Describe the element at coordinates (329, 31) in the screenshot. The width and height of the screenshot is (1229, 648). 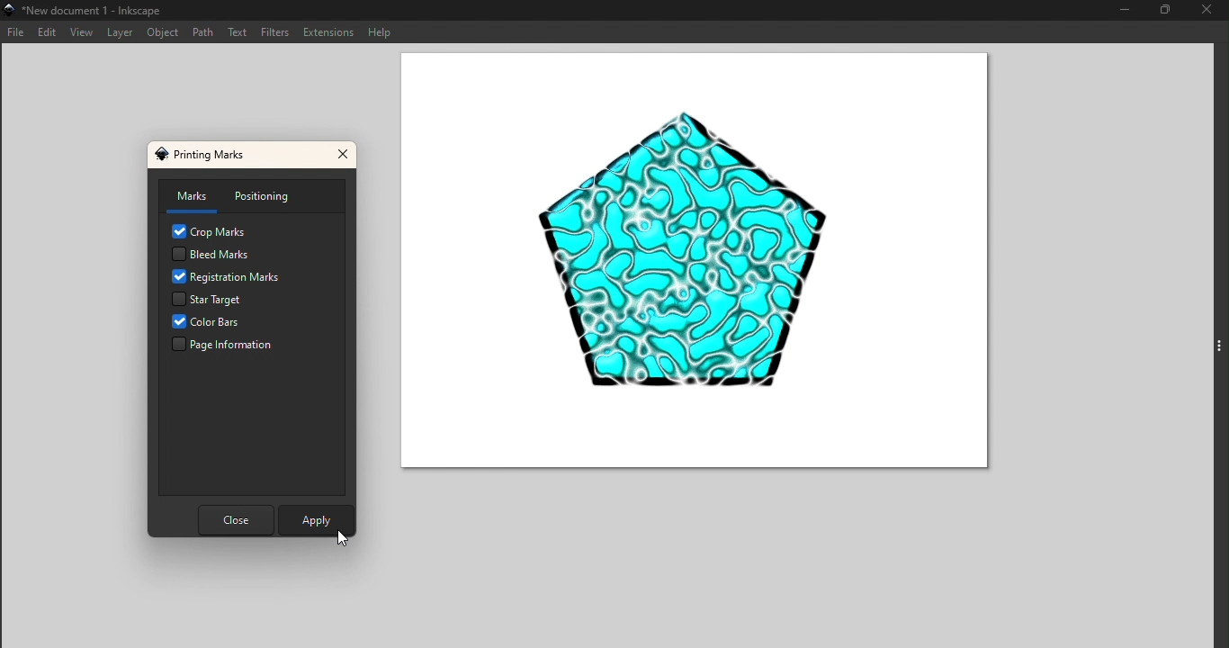
I see `Extensions` at that location.